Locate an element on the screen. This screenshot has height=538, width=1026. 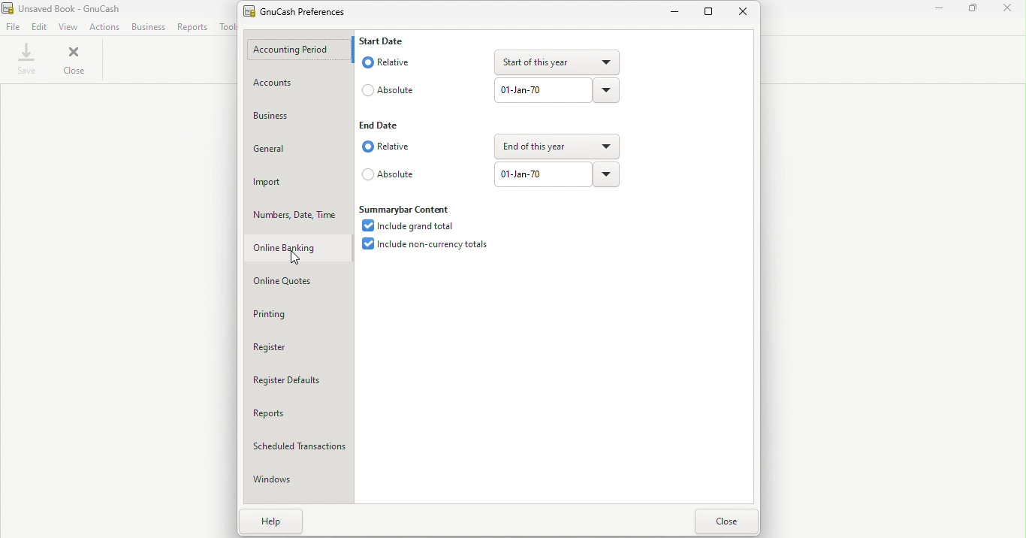
Relative is located at coordinates (389, 147).